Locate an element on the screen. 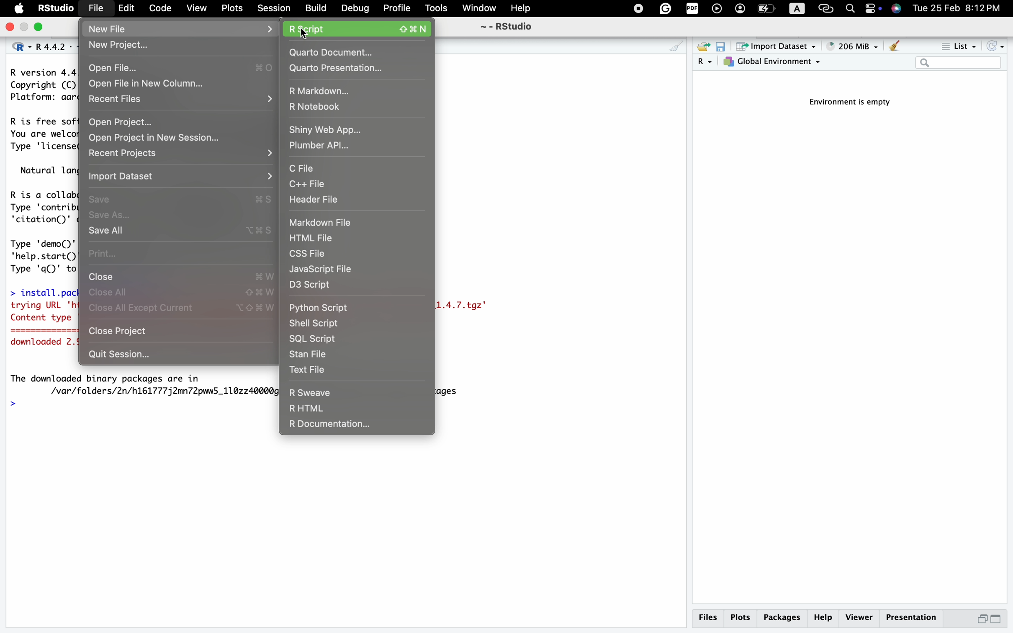 The image size is (1013, 633). Tue 25 Feb 8:12PM is located at coordinates (962, 9).